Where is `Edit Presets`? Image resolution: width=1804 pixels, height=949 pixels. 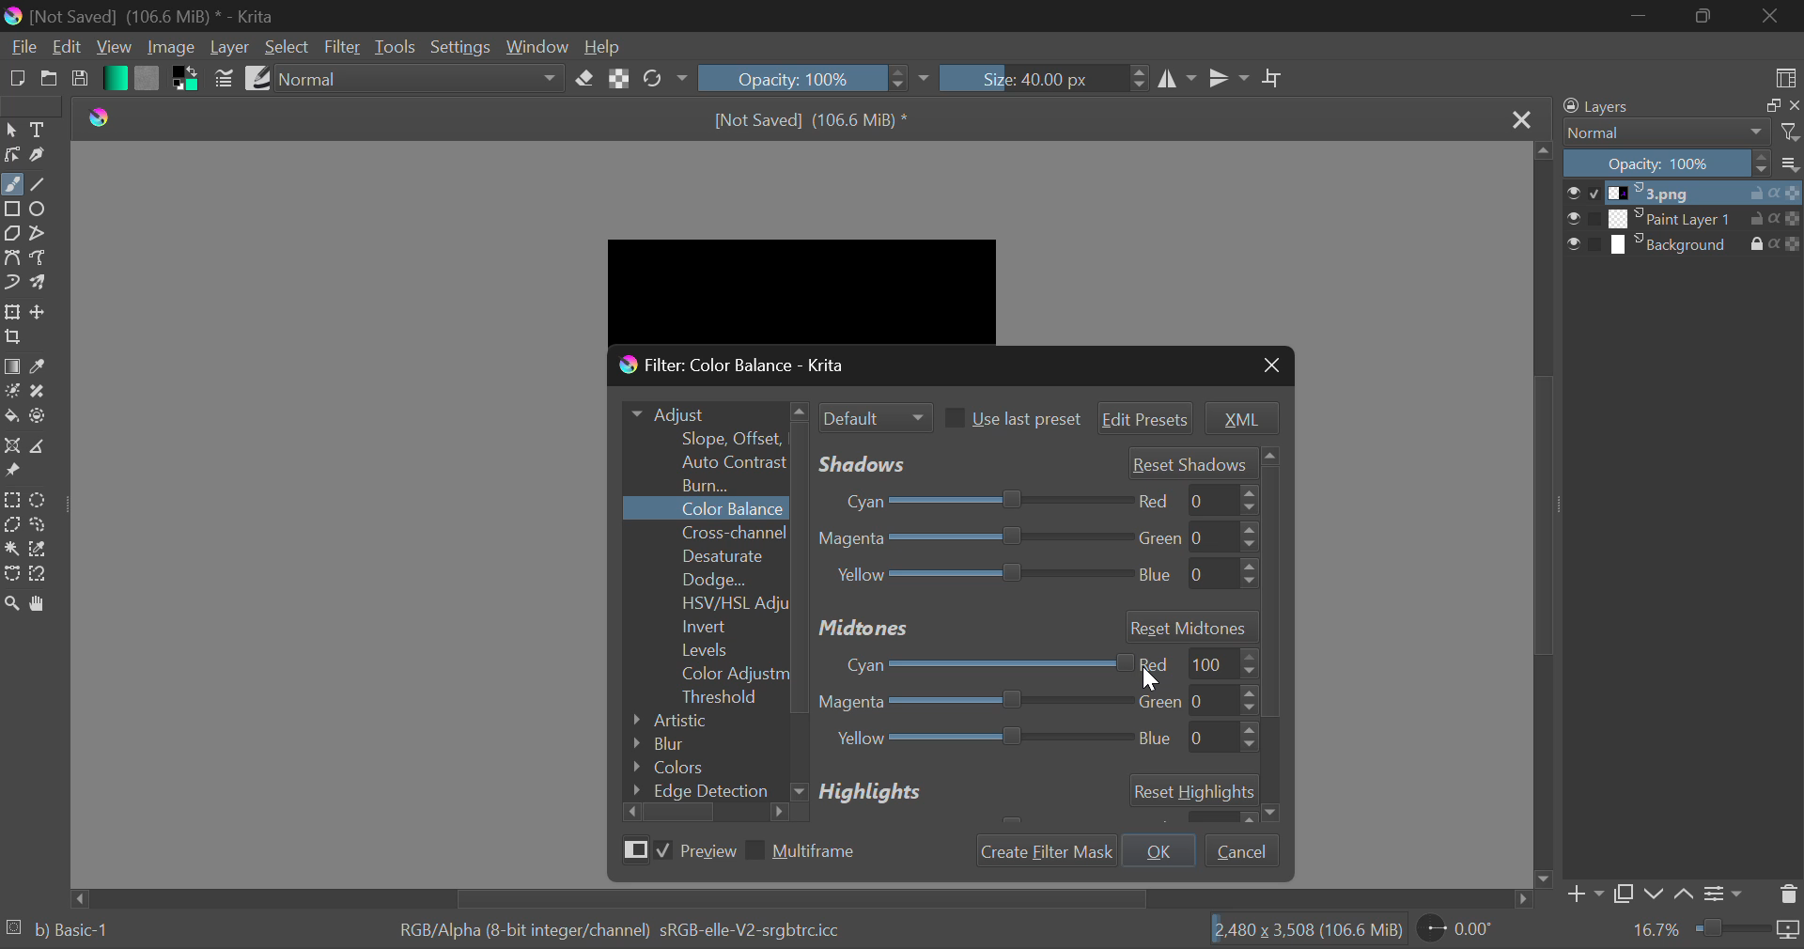 Edit Presets is located at coordinates (1148, 420).